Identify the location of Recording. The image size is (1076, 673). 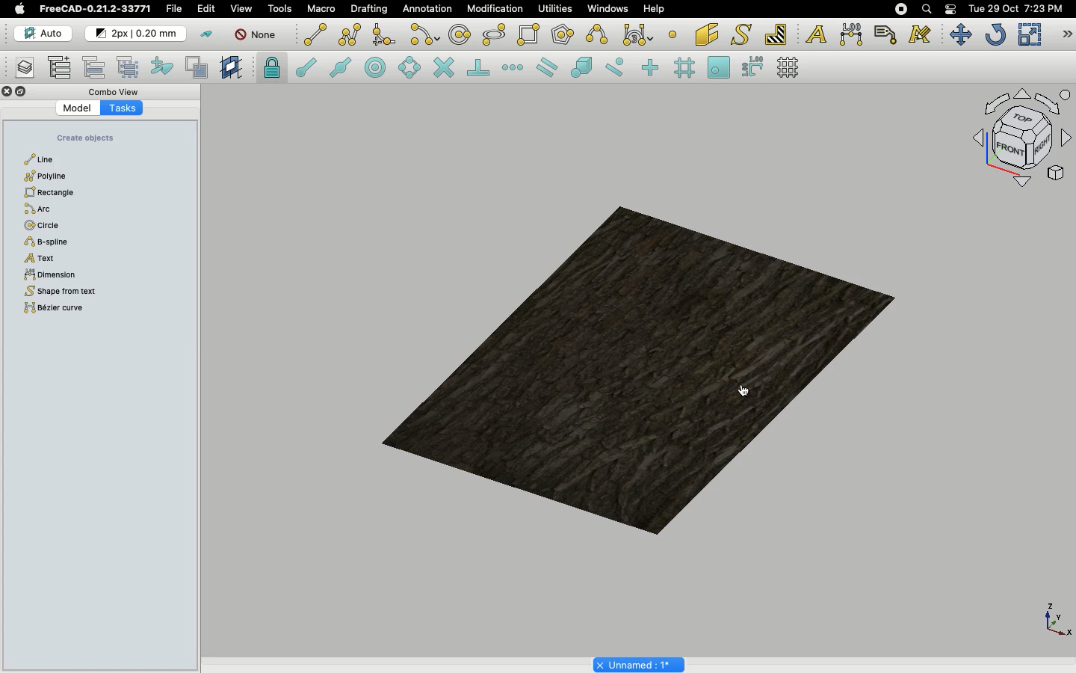
(900, 8).